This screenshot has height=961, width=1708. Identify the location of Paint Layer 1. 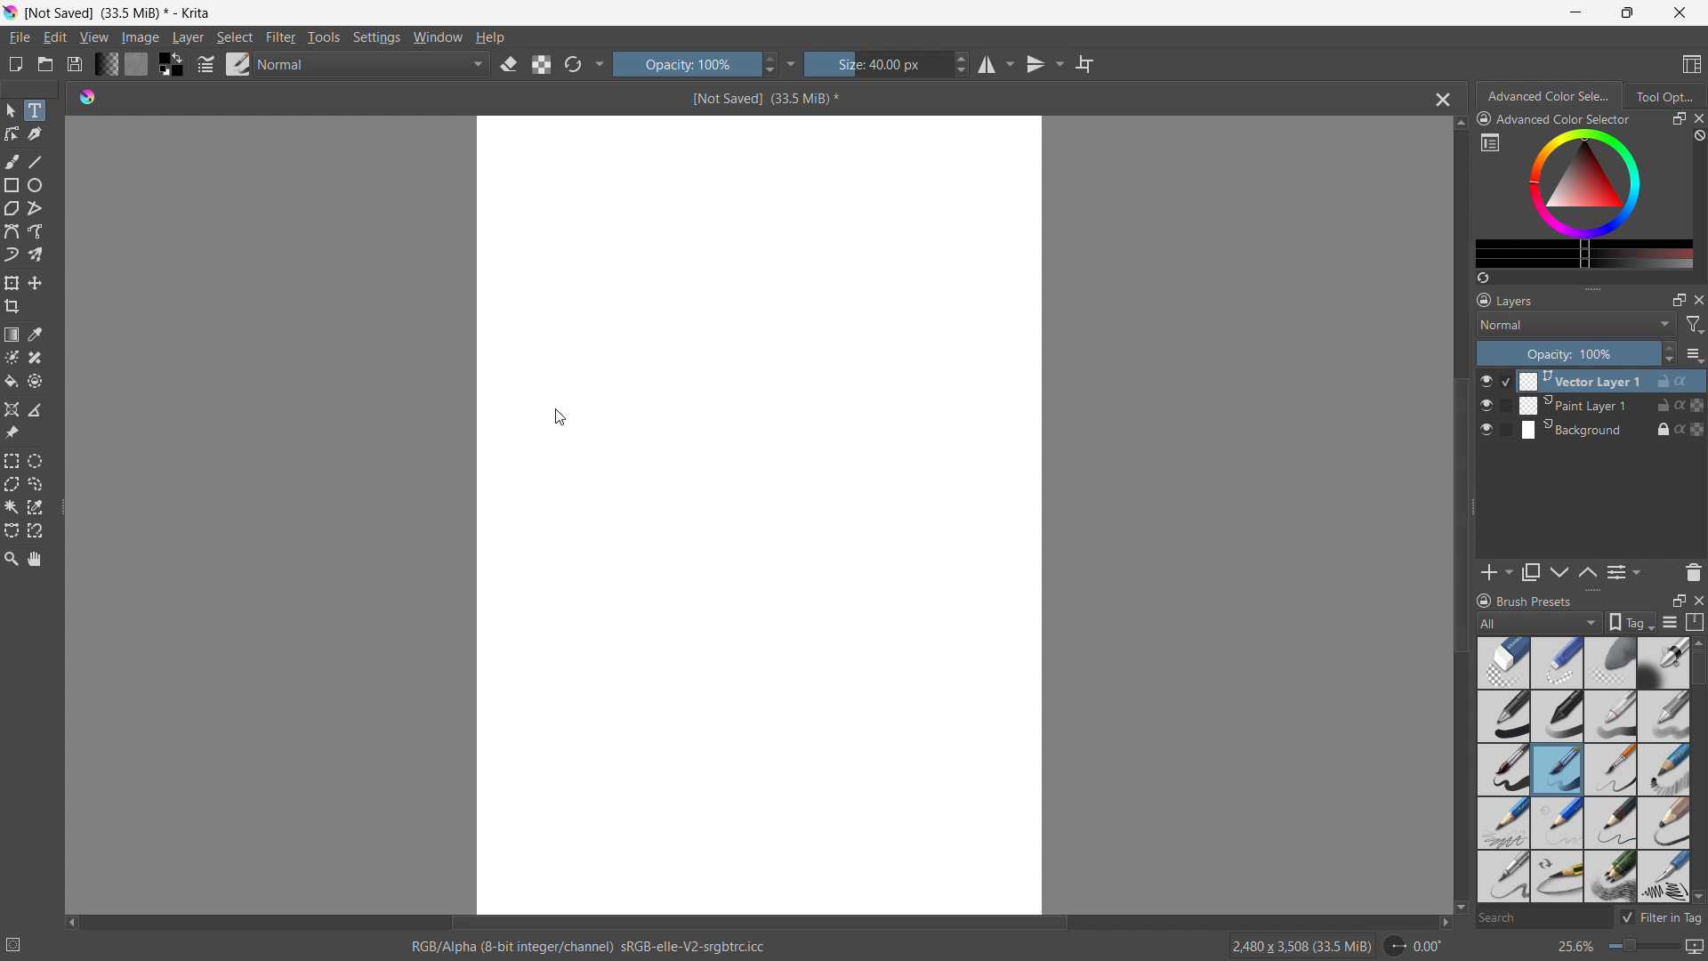
(1603, 406).